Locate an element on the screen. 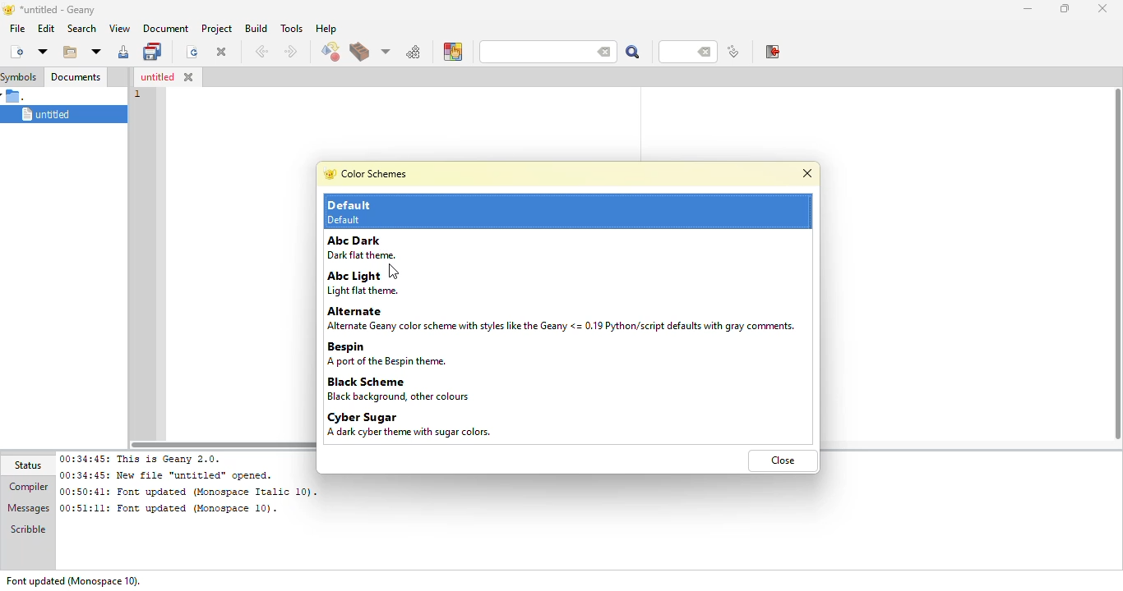  Cyber Sugar A dark cyber theme with sugar colors. is located at coordinates (408, 425).